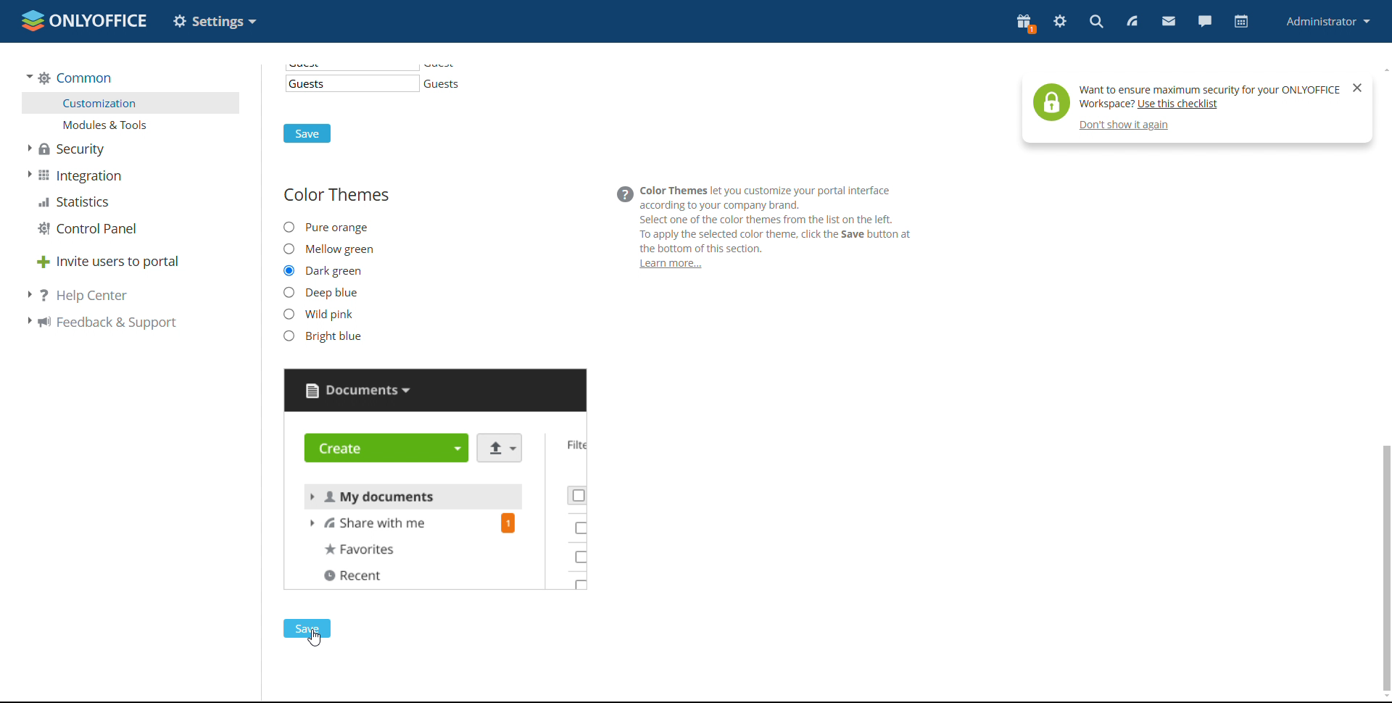  I want to click on feed, so click(1131, 22).